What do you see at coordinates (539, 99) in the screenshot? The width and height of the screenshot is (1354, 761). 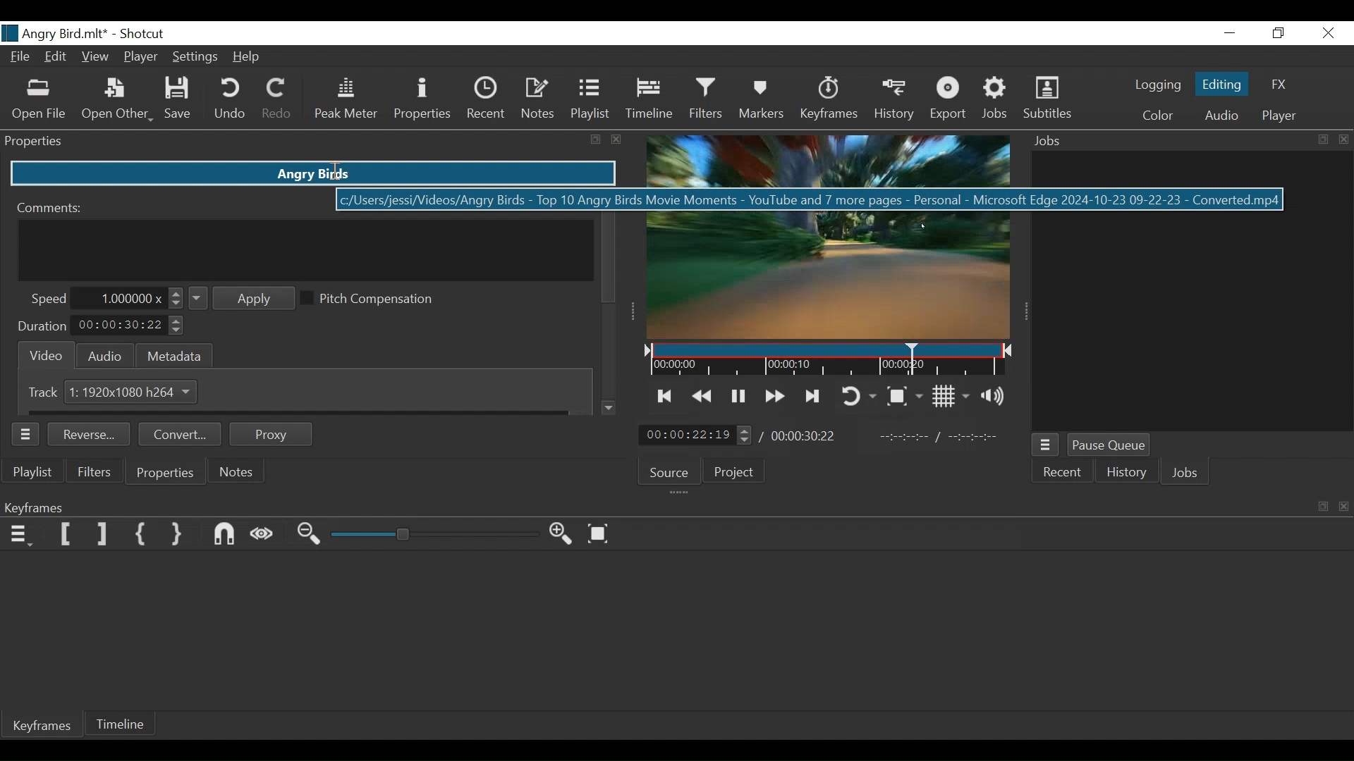 I see `Notes` at bounding box center [539, 99].